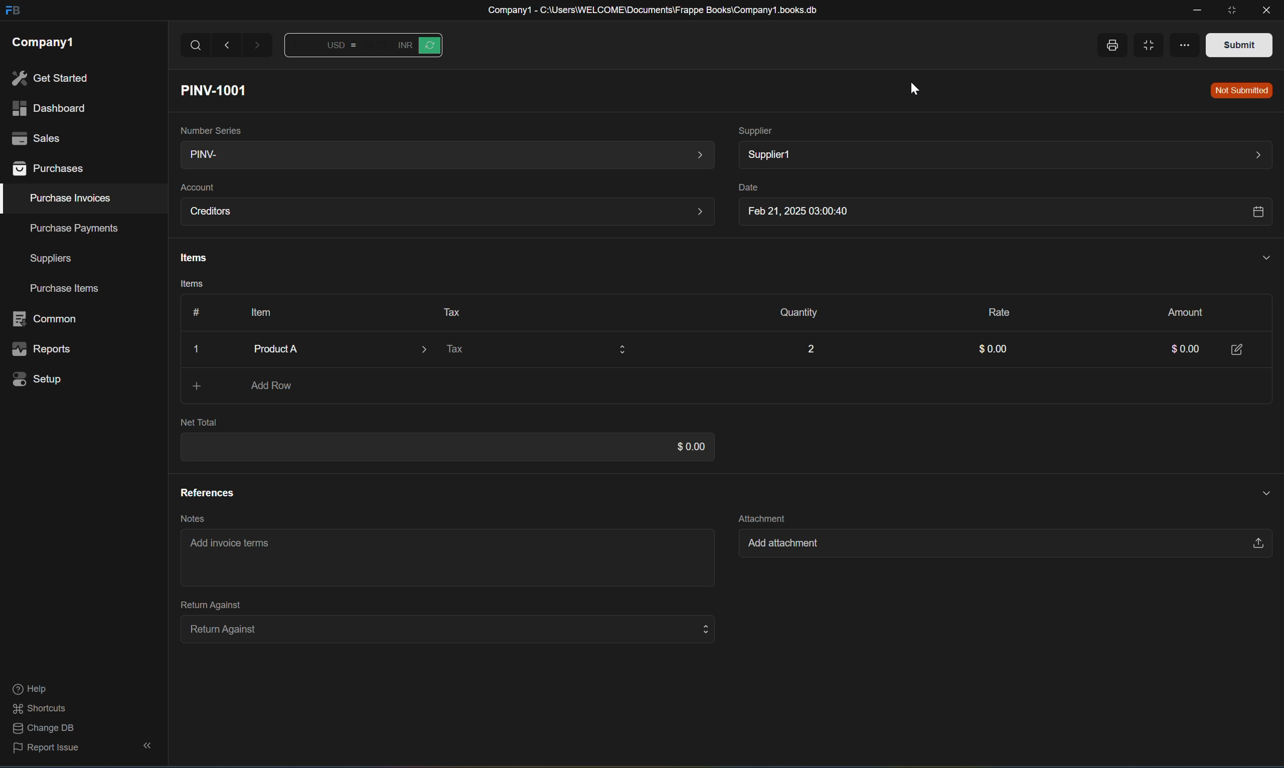  What do you see at coordinates (50, 170) in the screenshot?
I see `purchases` at bounding box center [50, 170].